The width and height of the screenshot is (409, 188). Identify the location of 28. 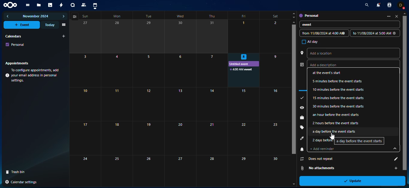
(117, 36).